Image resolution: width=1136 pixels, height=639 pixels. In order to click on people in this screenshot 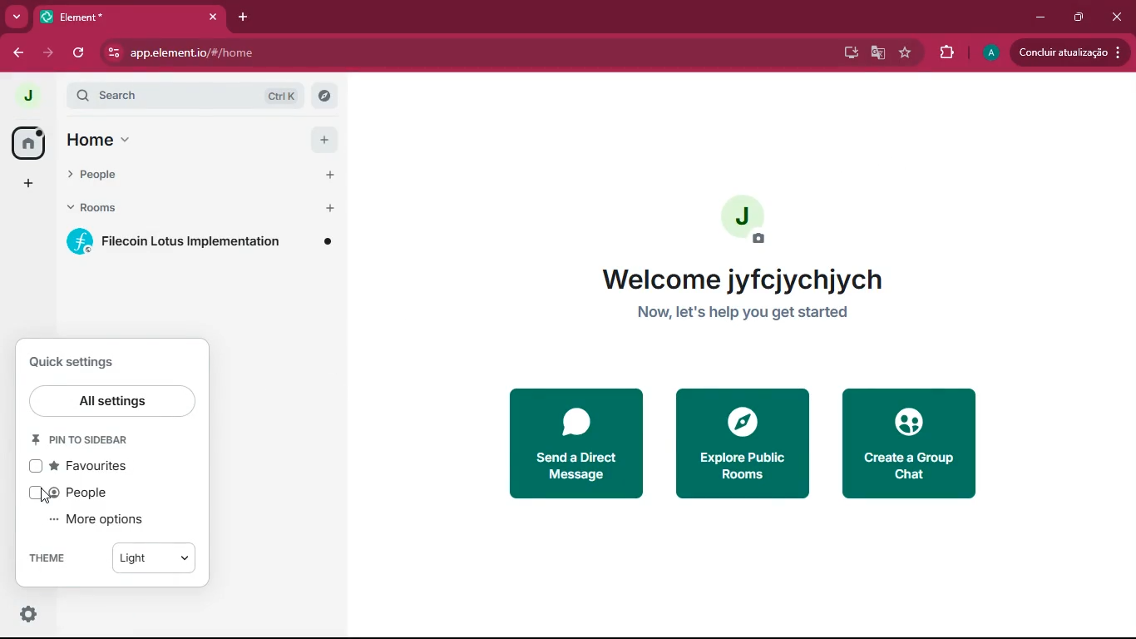, I will do `click(179, 176)`.